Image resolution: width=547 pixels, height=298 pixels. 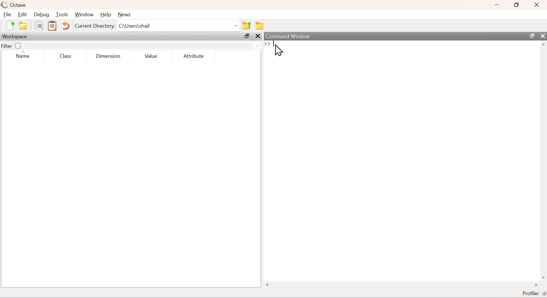 What do you see at coordinates (85, 14) in the screenshot?
I see `Window` at bounding box center [85, 14].